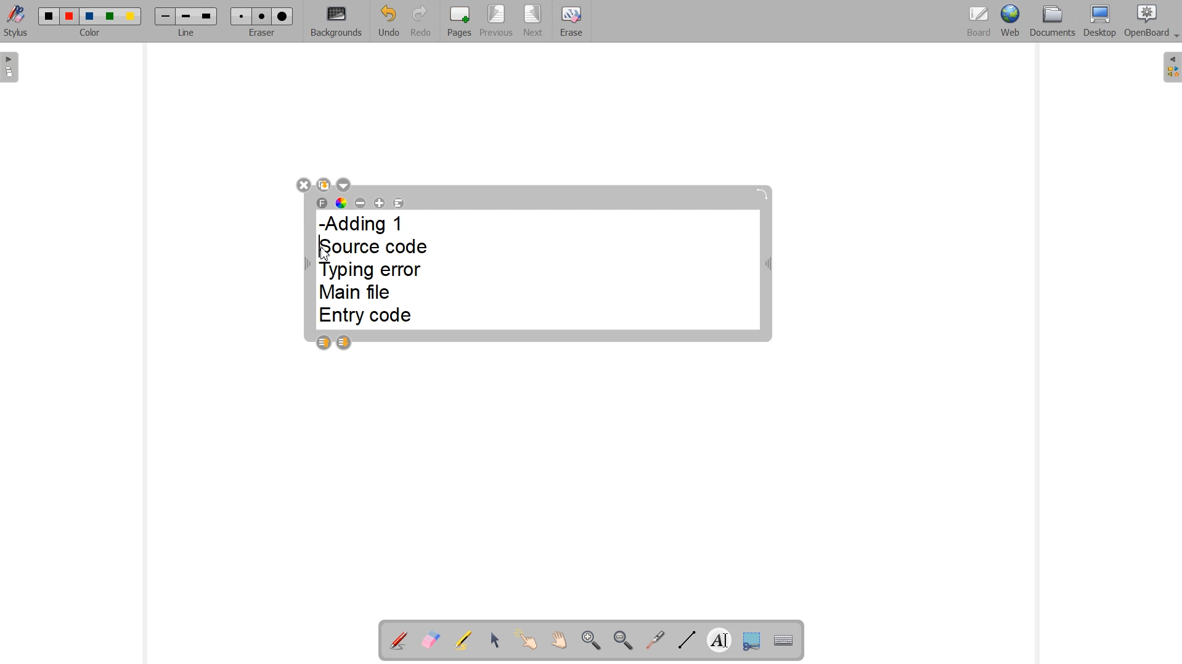 The image size is (1182, 664). Describe the element at coordinates (751, 639) in the screenshot. I see `Capture part of the screen` at that location.